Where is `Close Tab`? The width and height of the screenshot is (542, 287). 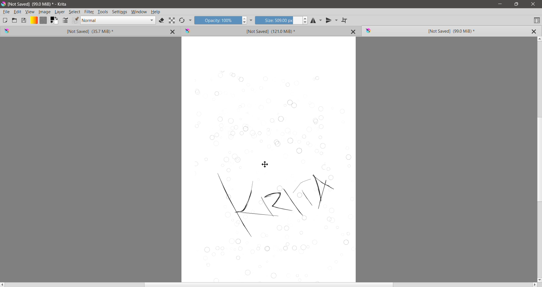
Close Tab is located at coordinates (353, 32).